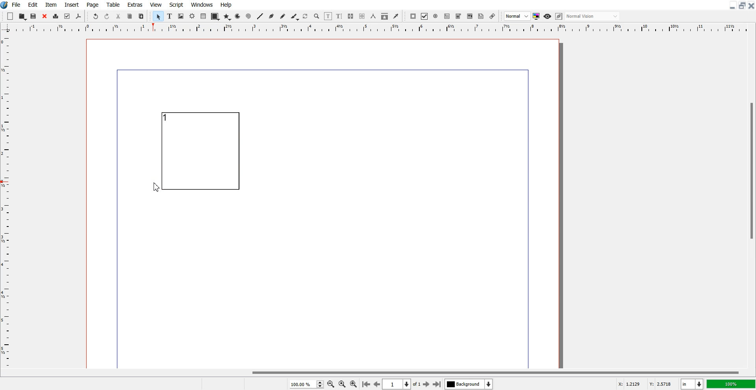 The image size is (756, 390). I want to click on Text Annotation, so click(481, 17).